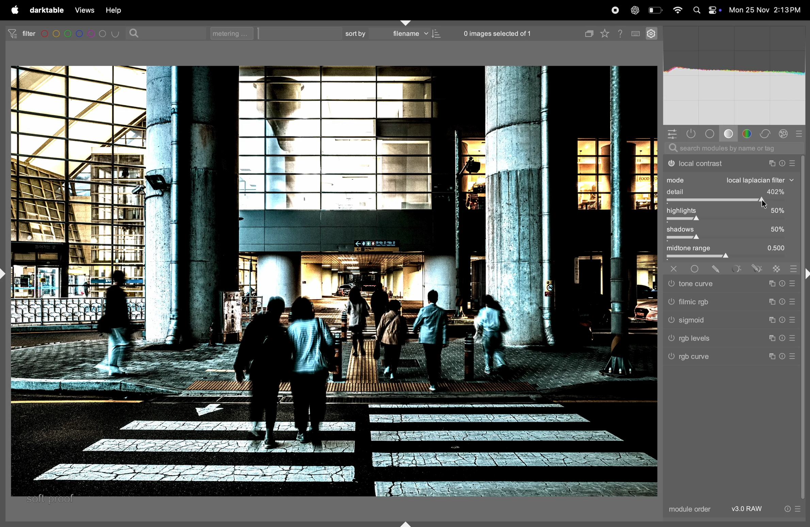 Image resolution: width=810 pixels, height=527 pixels. I want to click on quick acesss panel, so click(672, 134).